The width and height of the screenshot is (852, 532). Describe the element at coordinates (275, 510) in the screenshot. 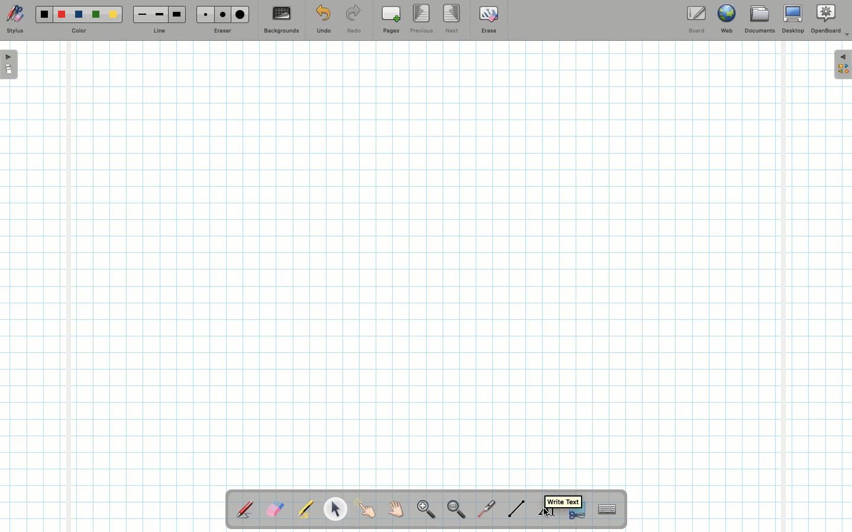

I see `Eraser` at that location.